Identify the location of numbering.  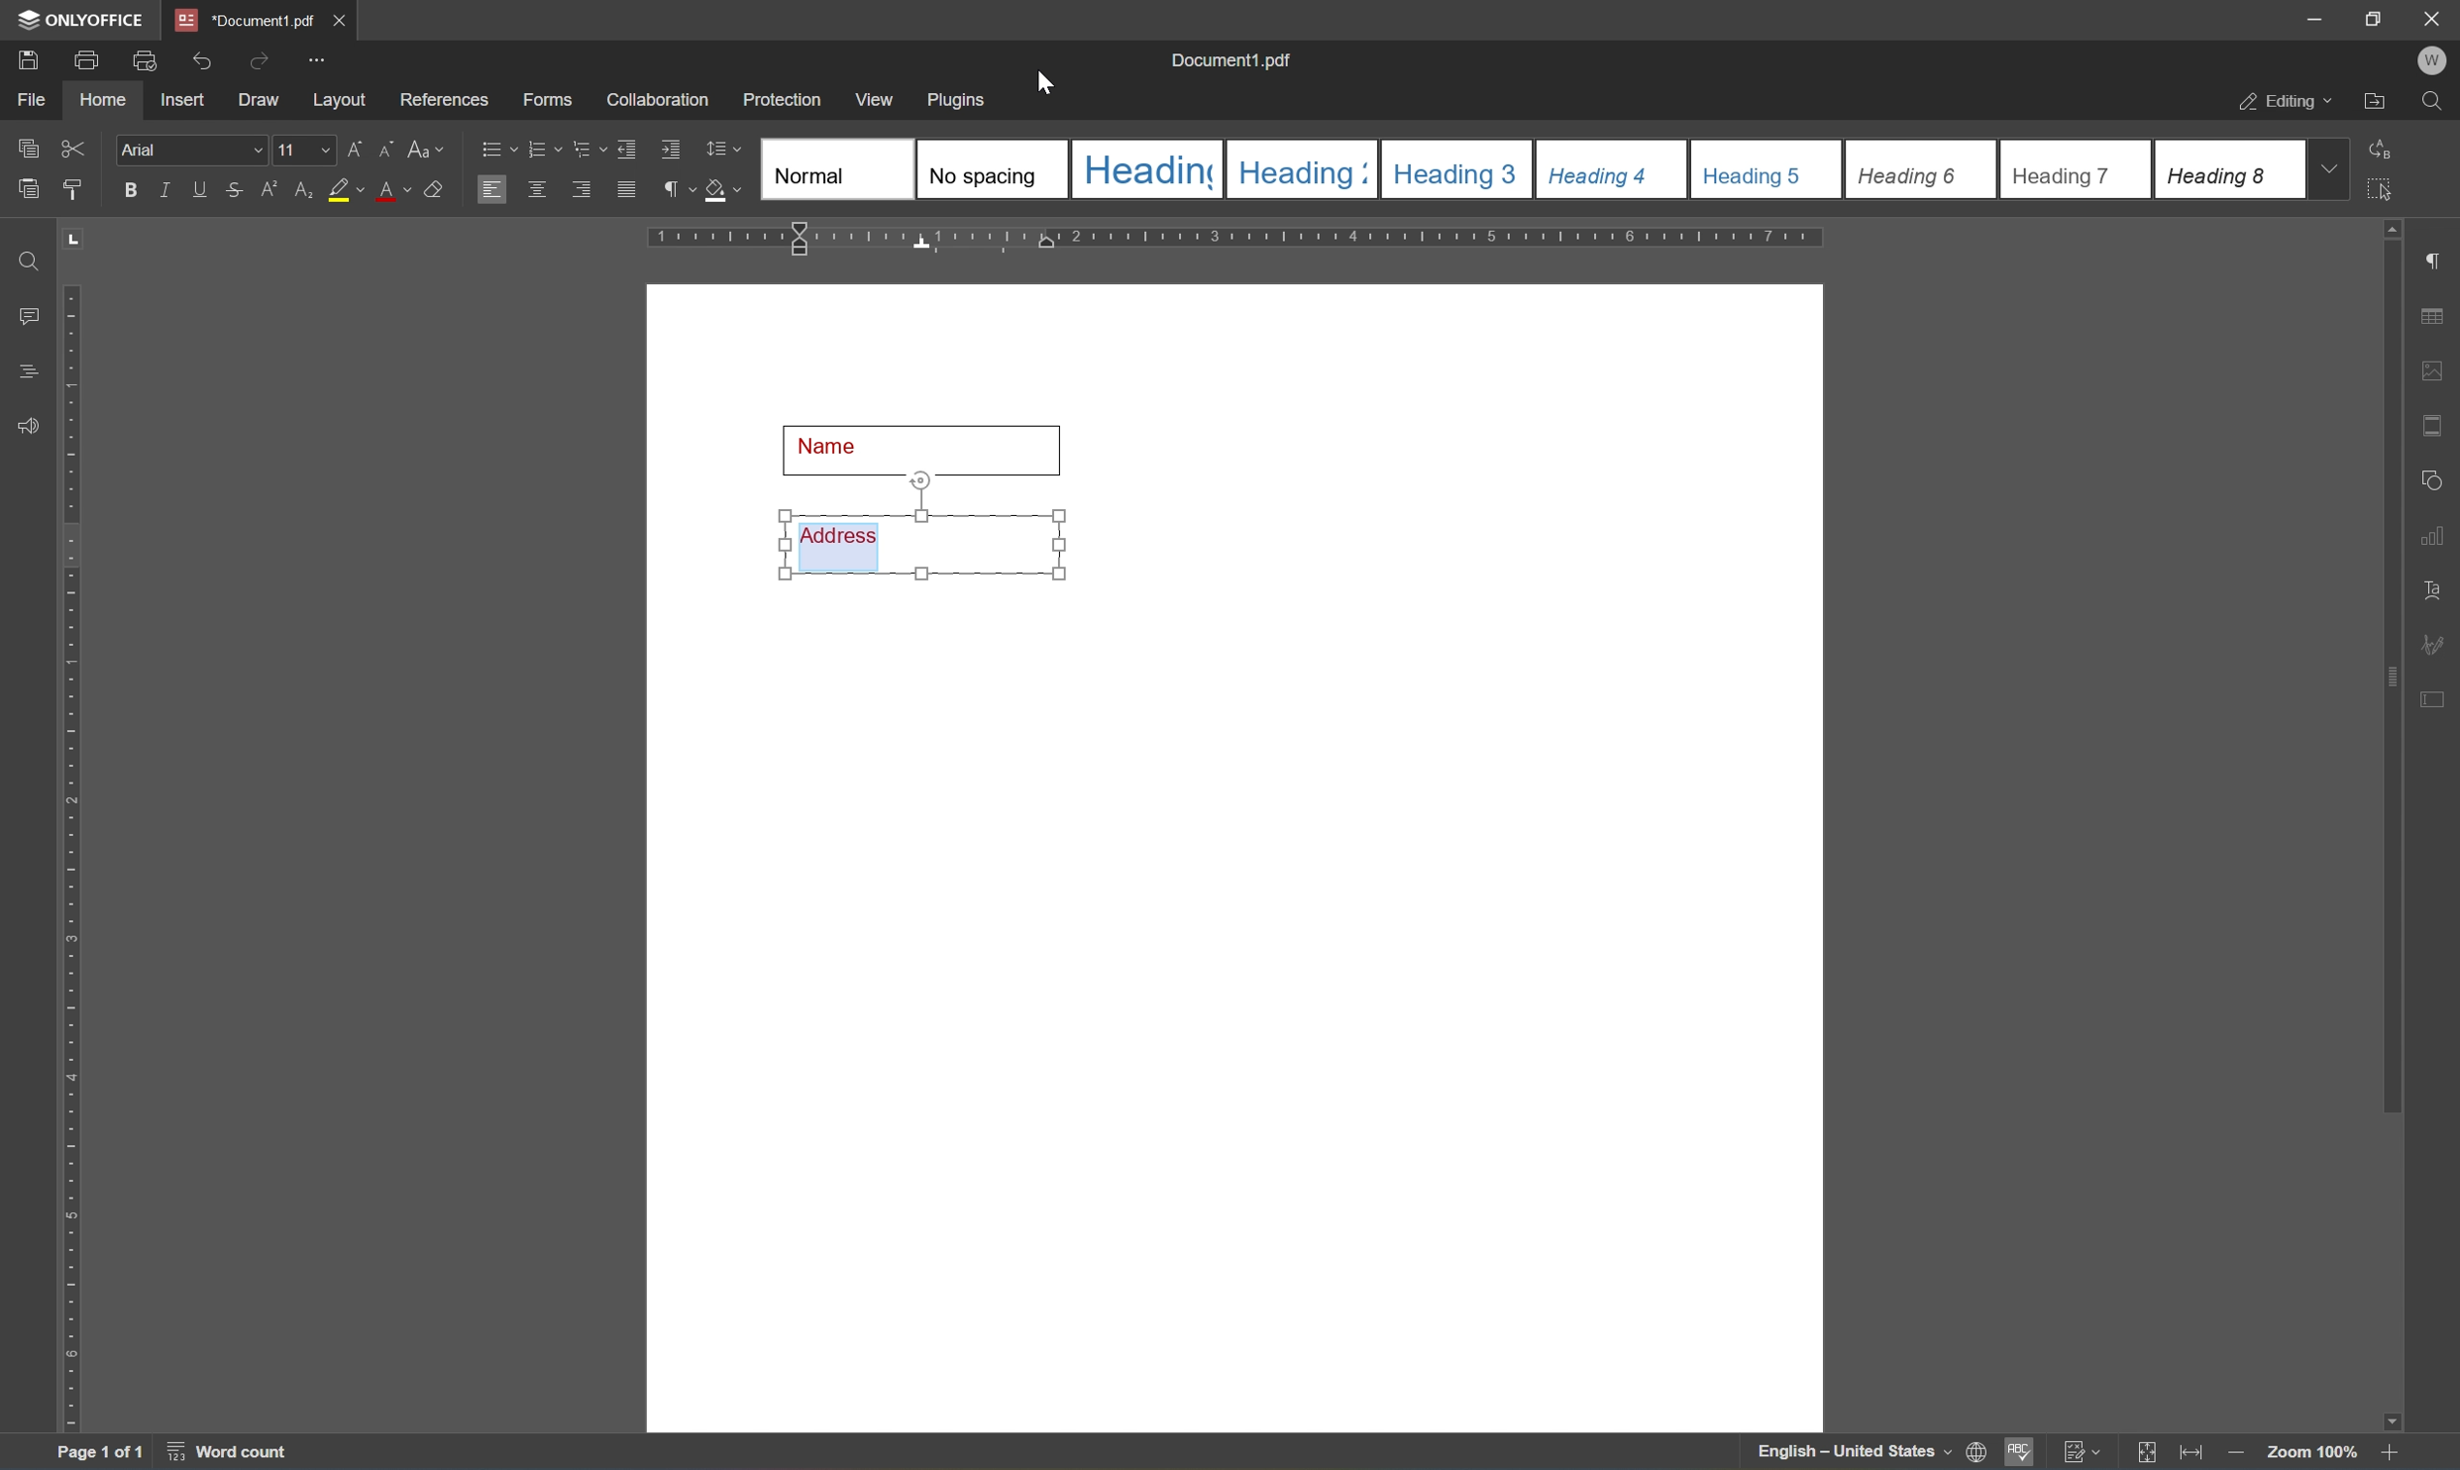
(545, 150).